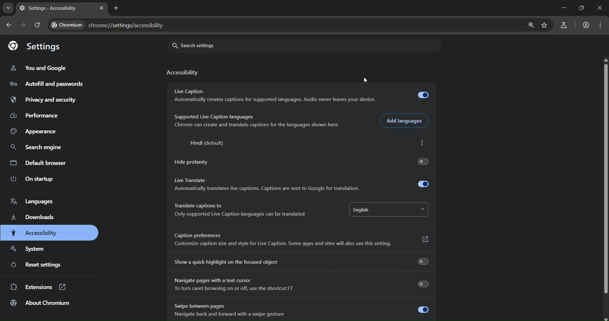  I want to click on menu, so click(601, 25).